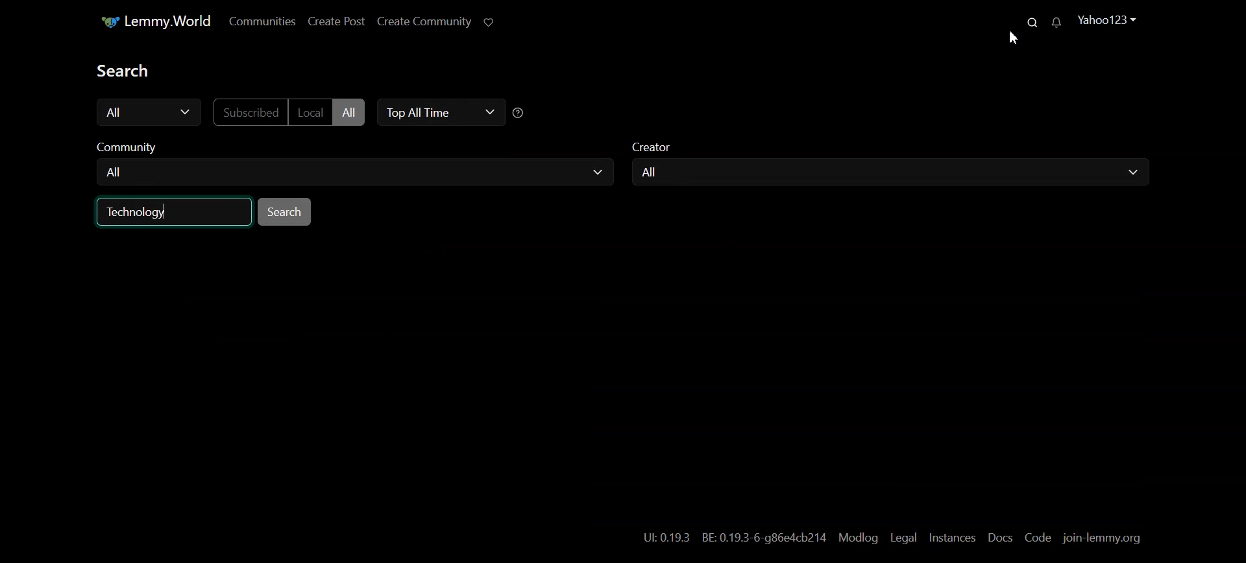 The height and width of the screenshot is (563, 1246). Describe the element at coordinates (310, 112) in the screenshot. I see `Local` at that location.